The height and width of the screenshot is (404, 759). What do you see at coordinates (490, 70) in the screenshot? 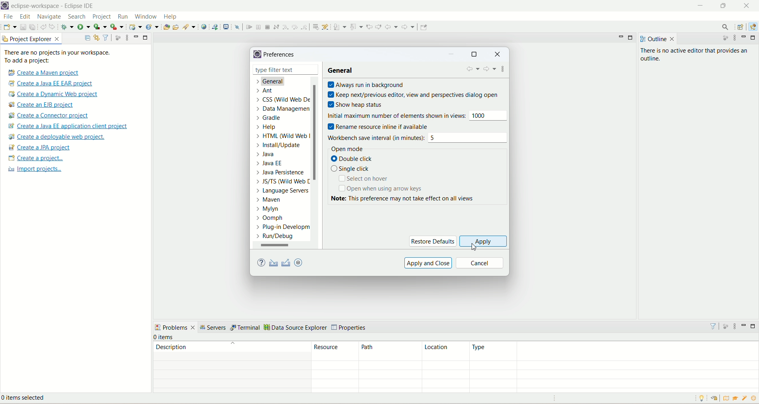
I see `forward` at bounding box center [490, 70].